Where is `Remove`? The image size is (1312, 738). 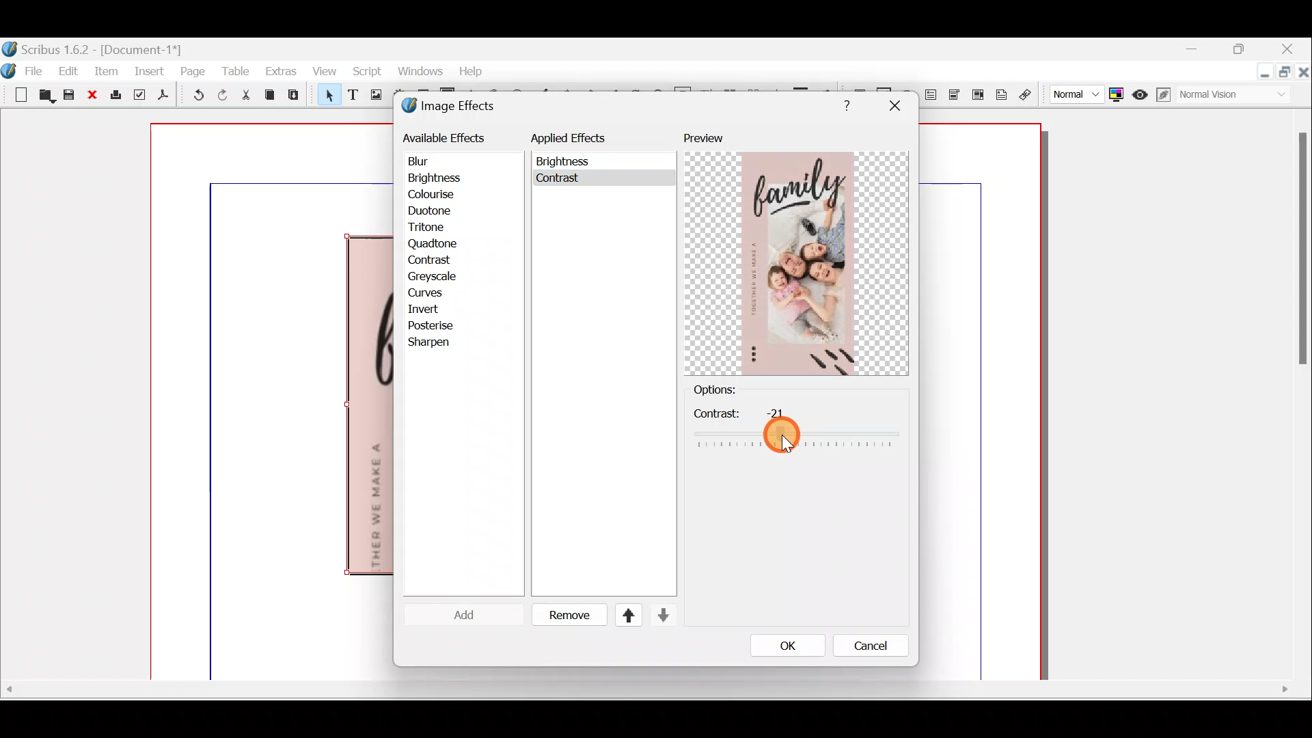
Remove is located at coordinates (564, 616).